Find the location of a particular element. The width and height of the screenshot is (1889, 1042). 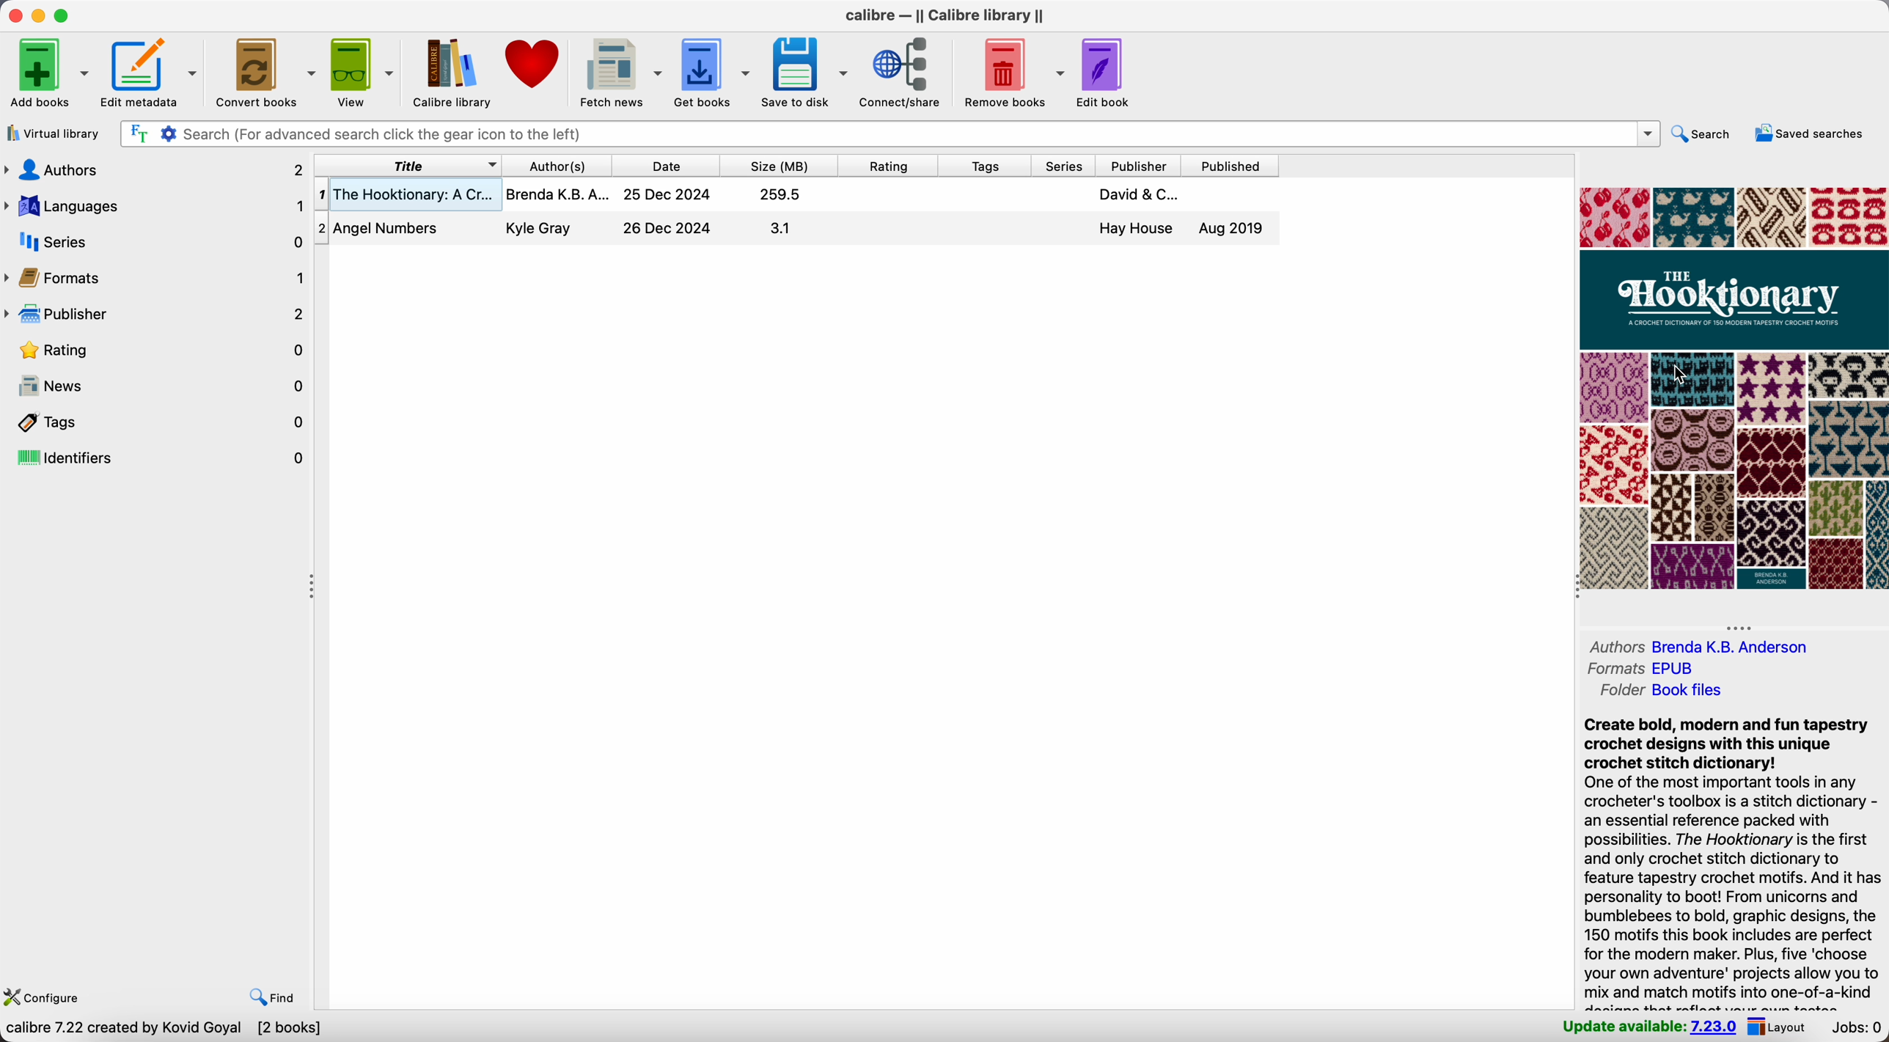

edit book is located at coordinates (1105, 72).